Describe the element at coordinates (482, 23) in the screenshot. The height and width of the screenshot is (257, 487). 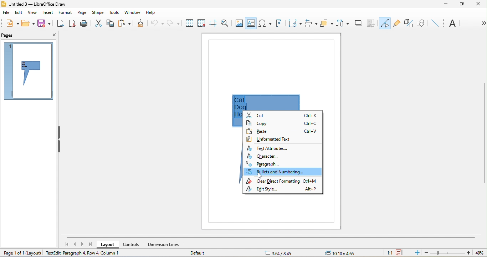
I see `option` at that location.